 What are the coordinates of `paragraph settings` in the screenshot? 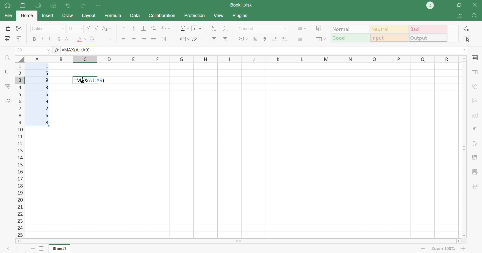 It's located at (474, 129).